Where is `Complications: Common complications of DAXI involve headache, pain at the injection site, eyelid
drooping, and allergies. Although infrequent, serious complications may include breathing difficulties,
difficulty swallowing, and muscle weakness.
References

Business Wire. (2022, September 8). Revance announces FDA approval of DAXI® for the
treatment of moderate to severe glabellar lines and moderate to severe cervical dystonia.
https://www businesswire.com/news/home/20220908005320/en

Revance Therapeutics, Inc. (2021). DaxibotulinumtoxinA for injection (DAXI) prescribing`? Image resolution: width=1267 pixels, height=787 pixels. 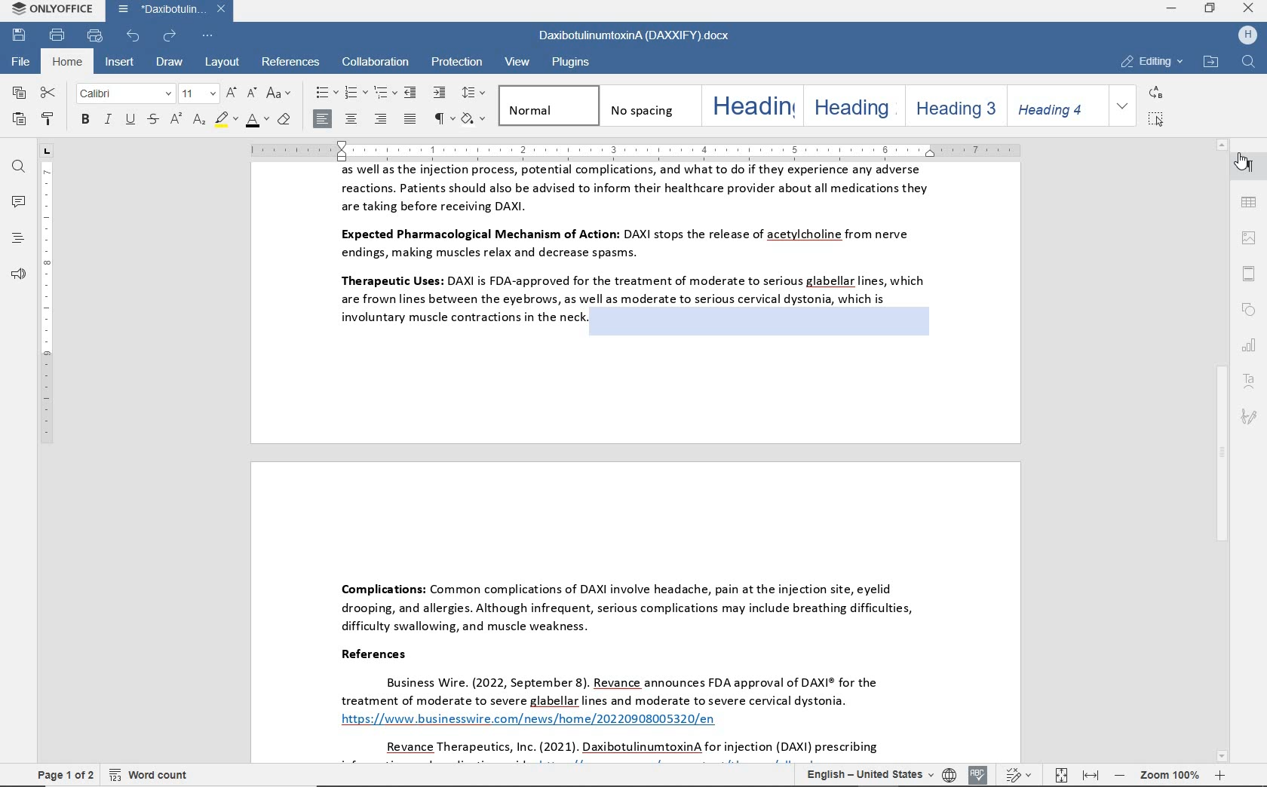
Complications: Common complications of DAXI involve headache, pain at the injection site, eyelid
drooping, and allergies. Although infrequent, serious complications may include breathing difficulties,
difficulty swallowing, and muscle weakness.
References

Business Wire. (2022, September 8). Revance announces FDA approval of DAXI® for the
treatment of moderate to severe glabellar lines and moderate to severe cervical dystonia.
https://www businesswire.com/news/home/20220908005320/en

Revance Therapeutics, Inc. (2021). DaxibotulinumtoxinA for injection (DAXI) prescribing is located at coordinates (634, 611).